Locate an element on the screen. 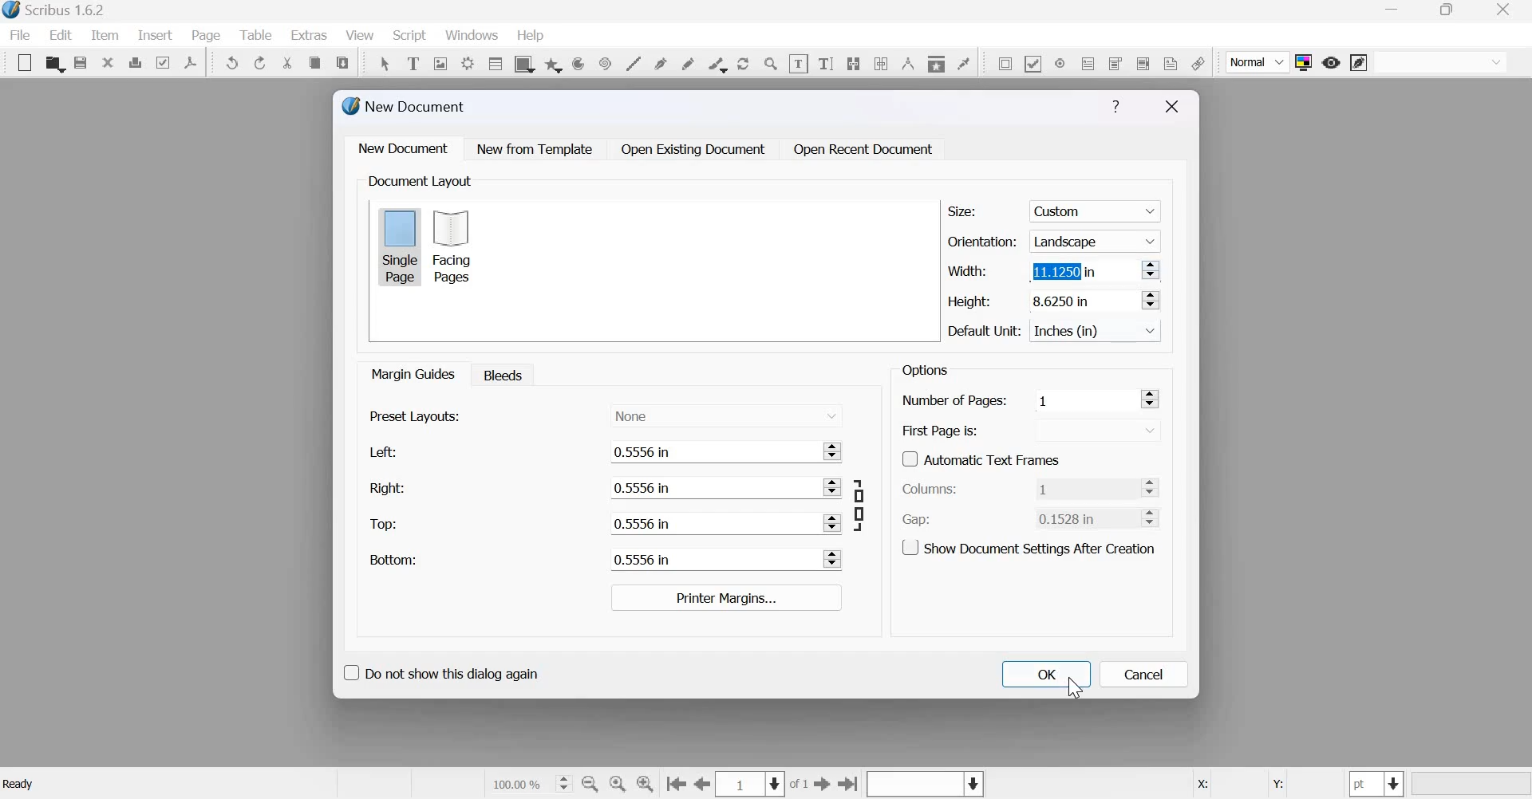 Image resolution: width=1532 pixels, height=799 pixels. minimize is located at coordinates (1394, 11).